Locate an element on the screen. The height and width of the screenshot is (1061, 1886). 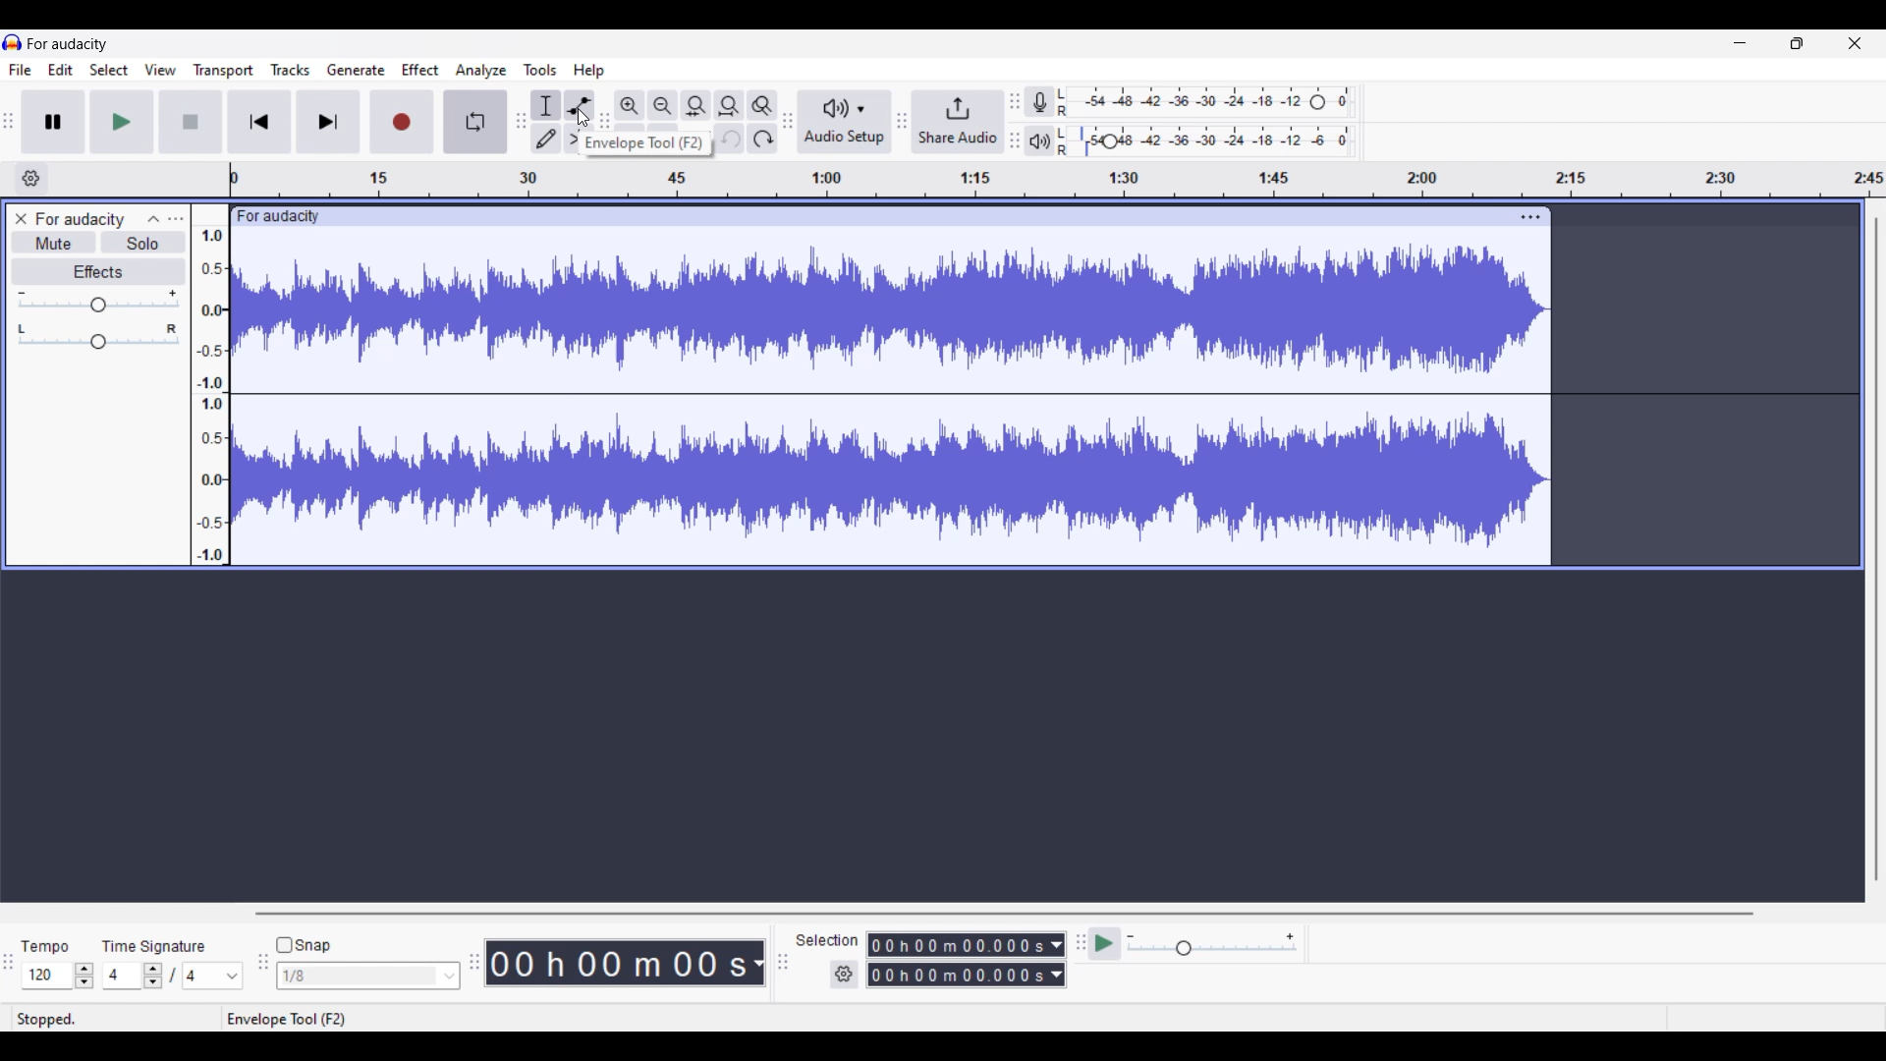
logo is located at coordinates (13, 42).